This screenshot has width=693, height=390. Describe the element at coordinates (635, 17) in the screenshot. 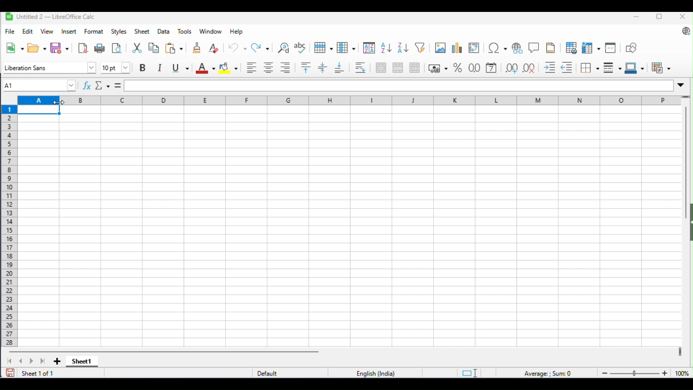

I see `minimize` at that location.